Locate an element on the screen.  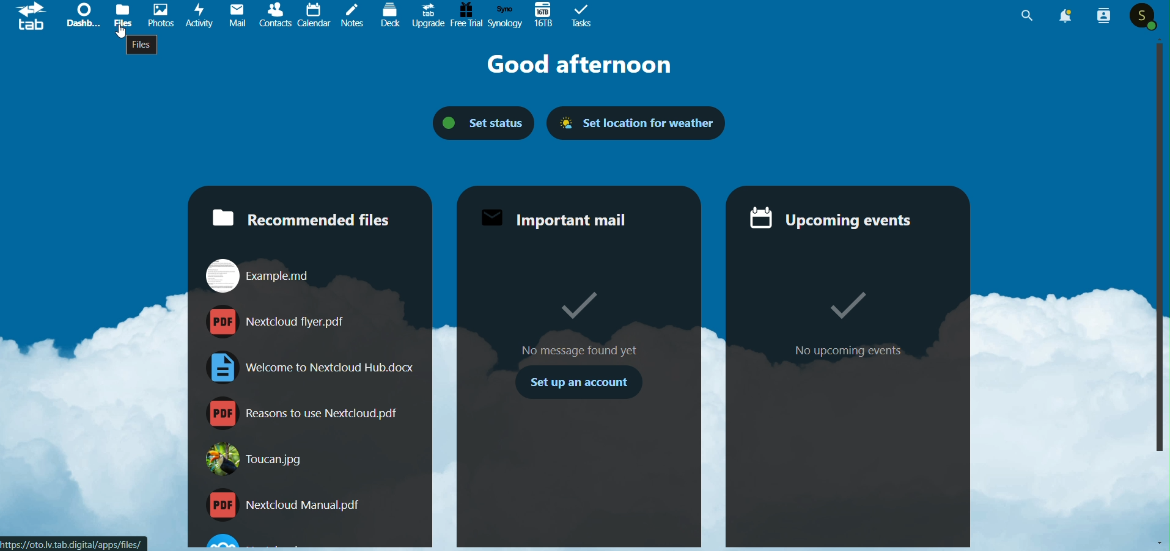
Nextcloud Manual.pdf is located at coordinates (295, 505).